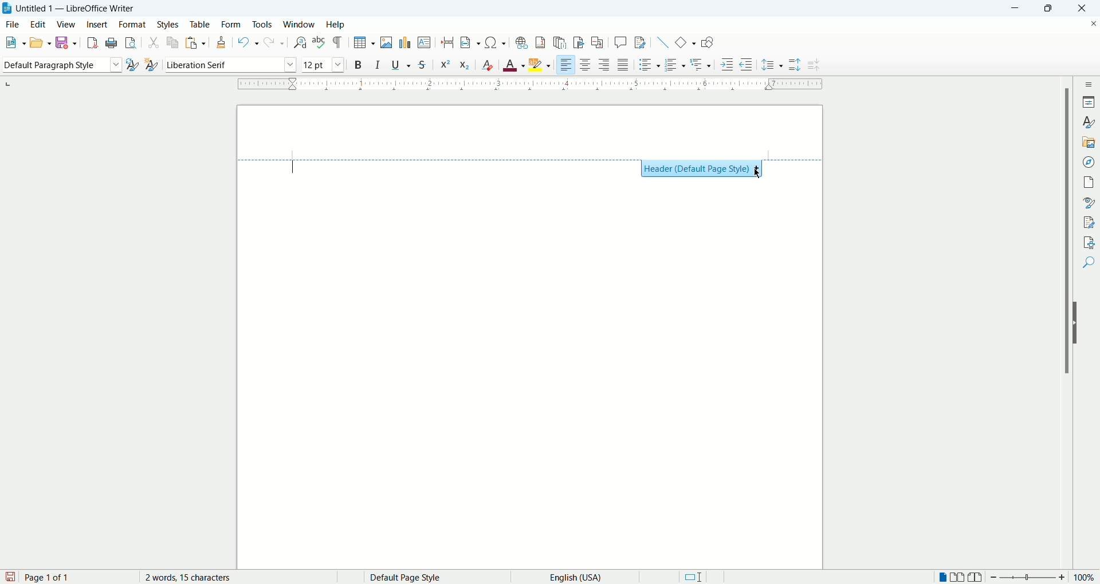 This screenshot has height=584, width=1100. Describe the element at coordinates (227, 65) in the screenshot. I see `font name` at that location.